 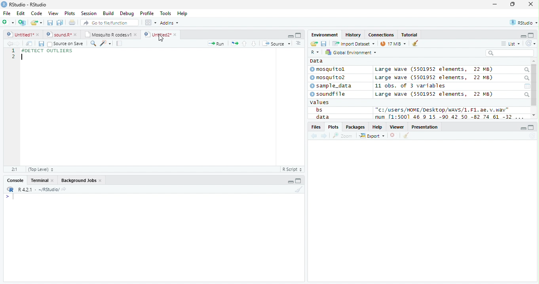 I want to click on Files, so click(x=315, y=127).